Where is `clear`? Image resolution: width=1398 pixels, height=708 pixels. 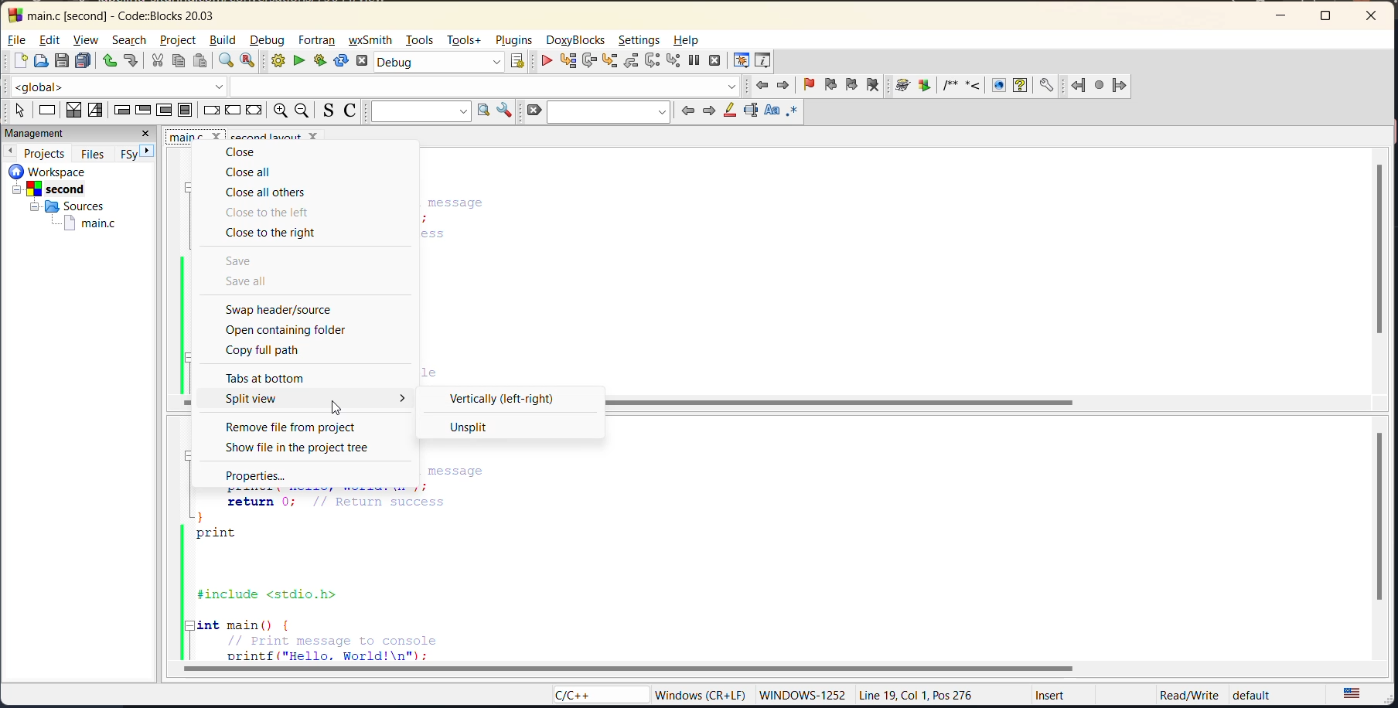 clear is located at coordinates (531, 111).